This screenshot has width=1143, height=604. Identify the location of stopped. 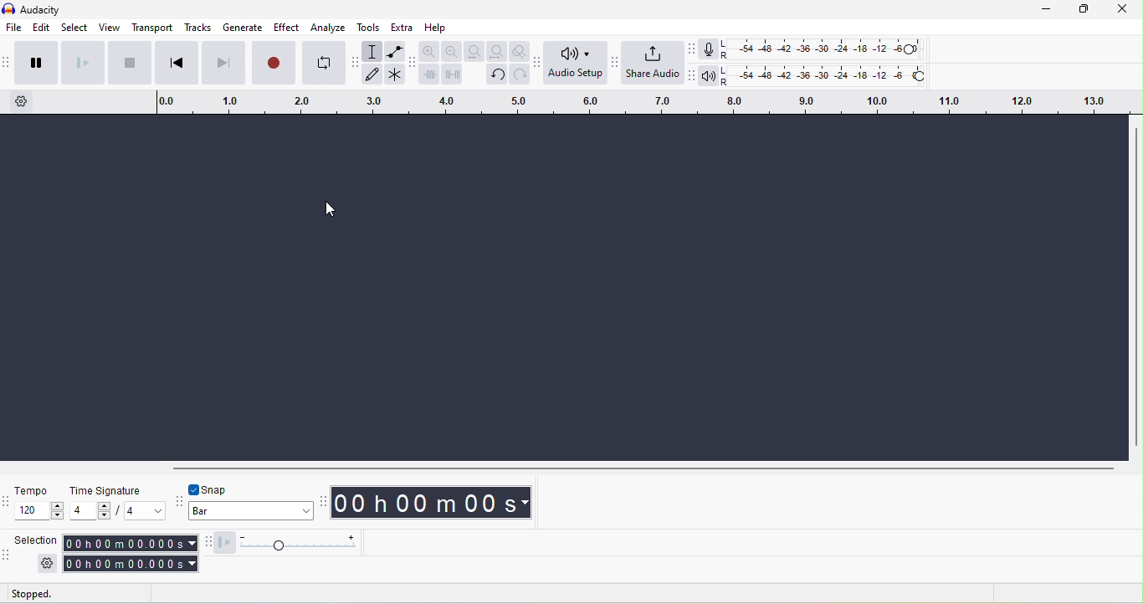
(52, 595).